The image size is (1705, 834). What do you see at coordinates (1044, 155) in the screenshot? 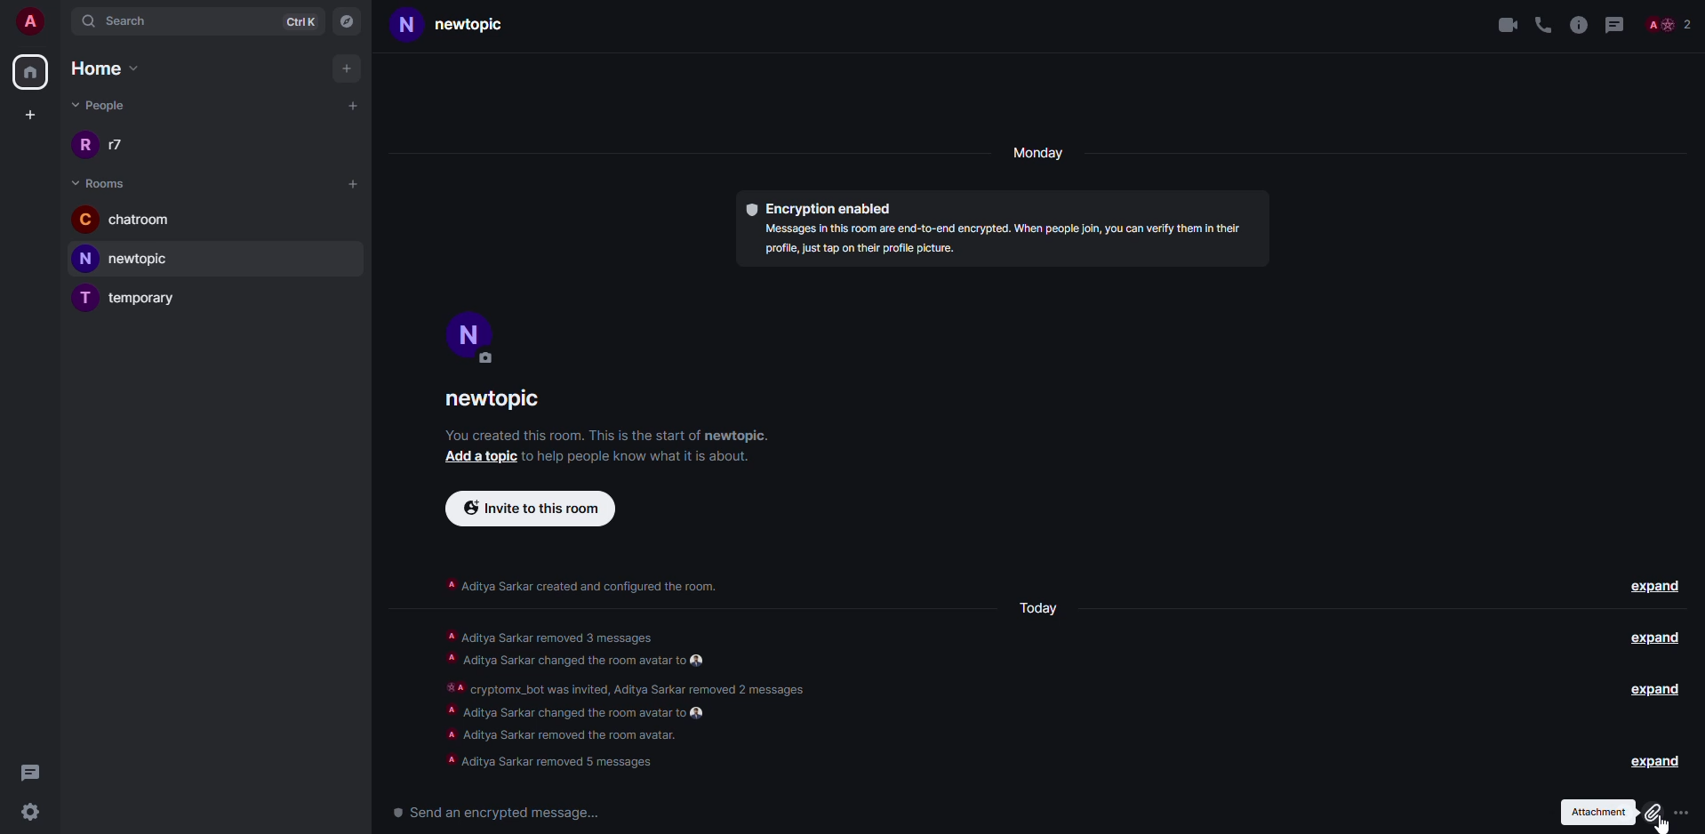
I see `day` at bounding box center [1044, 155].